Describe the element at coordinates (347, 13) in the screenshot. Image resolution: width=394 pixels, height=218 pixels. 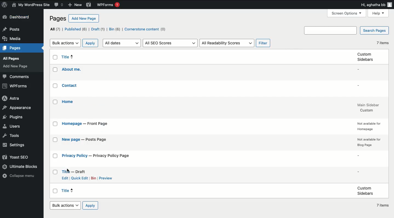
I see `Screen options` at that location.